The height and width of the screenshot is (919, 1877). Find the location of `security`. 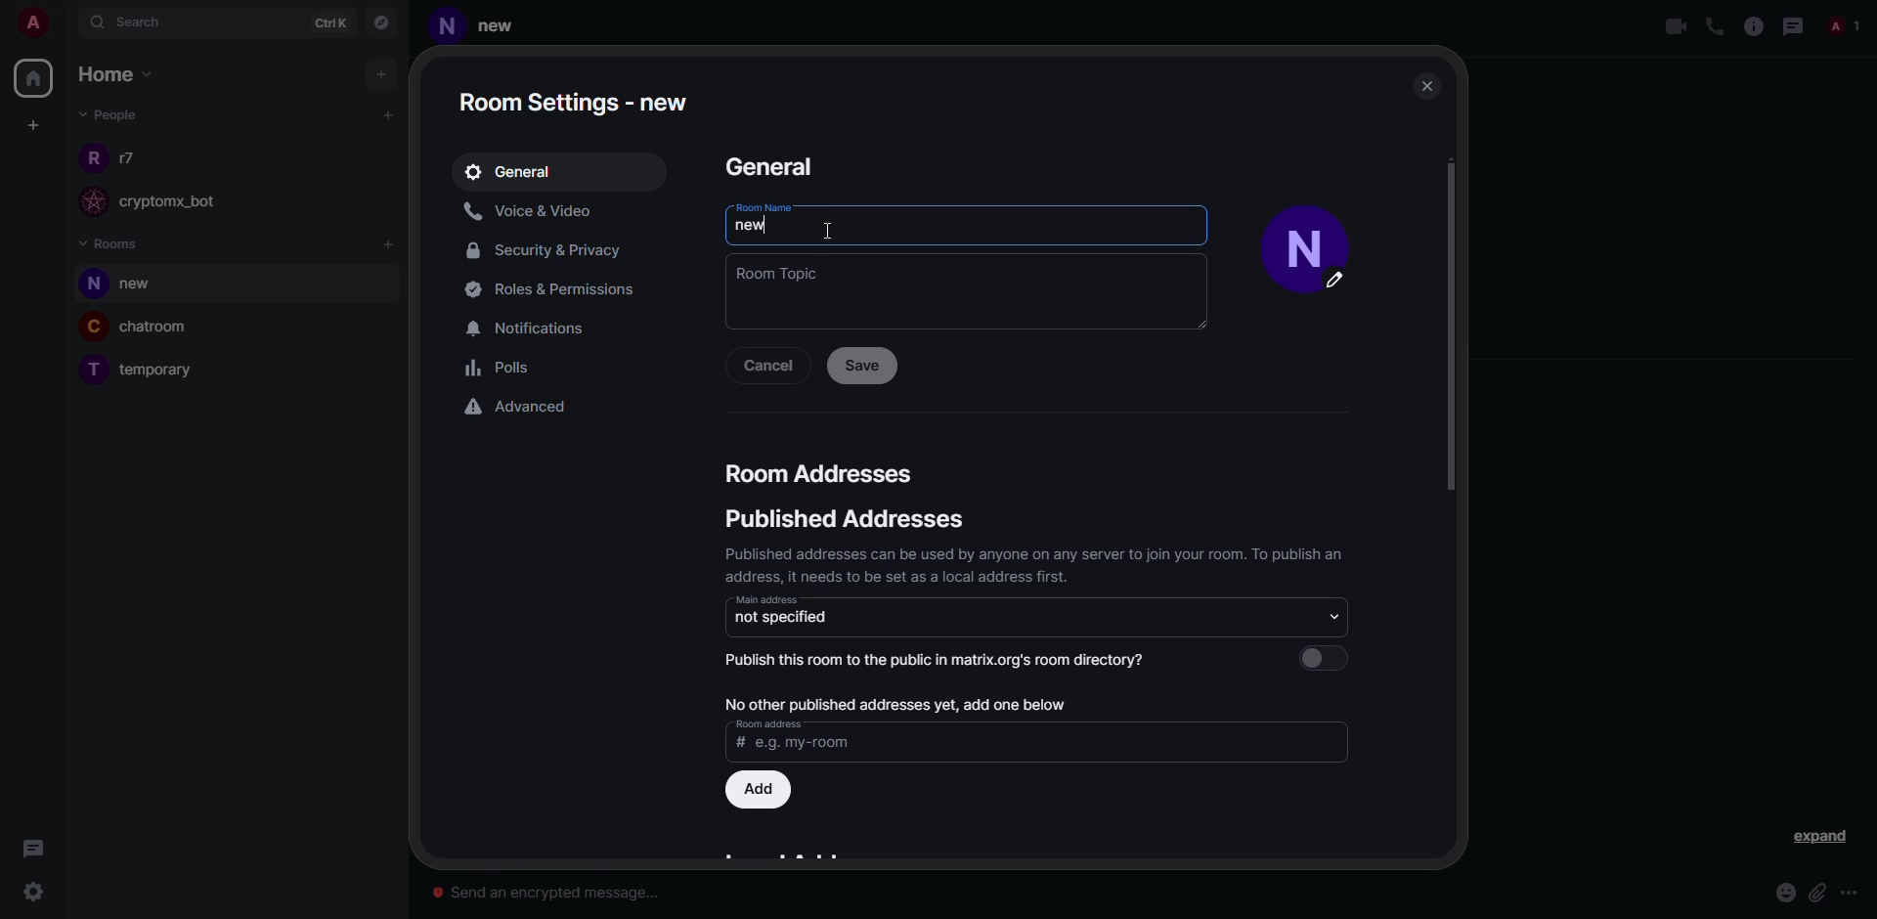

security is located at coordinates (550, 252).